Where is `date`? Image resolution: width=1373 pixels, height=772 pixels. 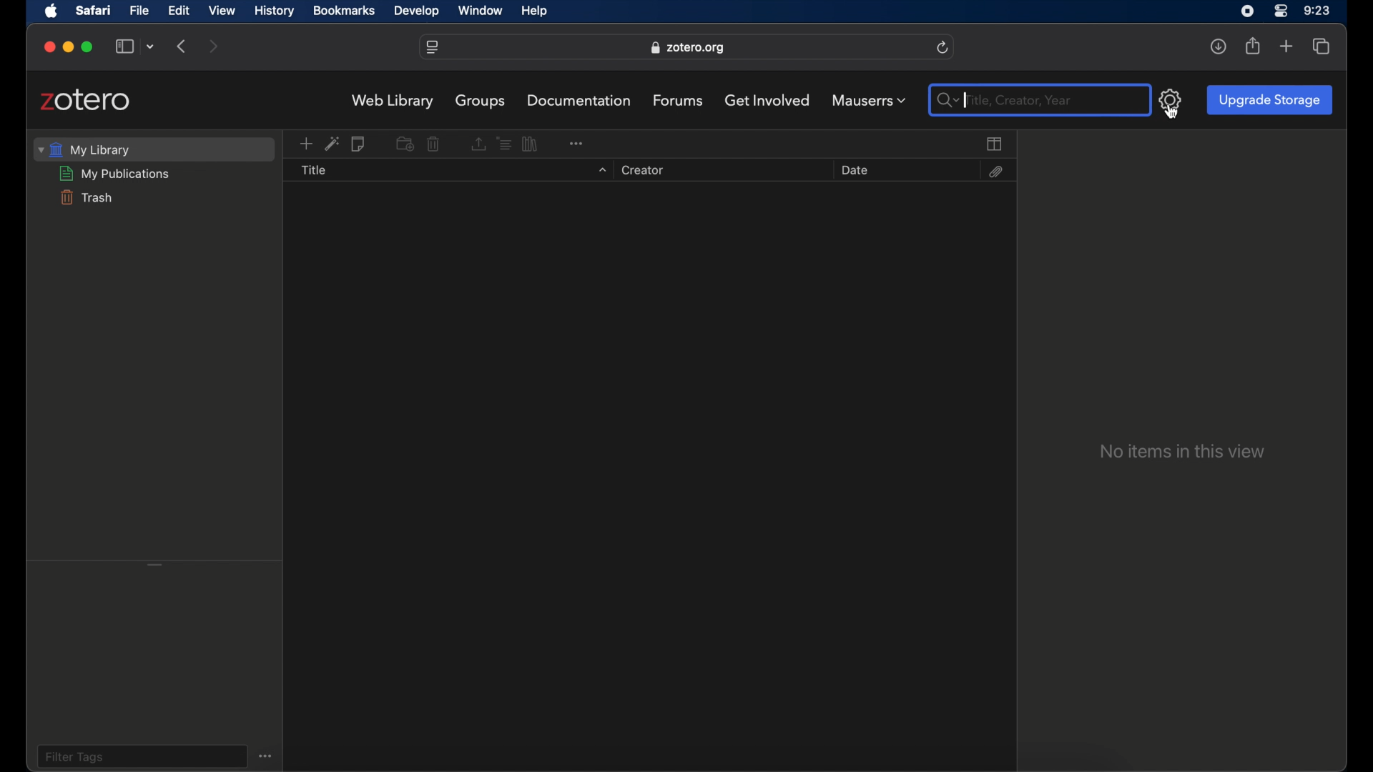 date is located at coordinates (854, 170).